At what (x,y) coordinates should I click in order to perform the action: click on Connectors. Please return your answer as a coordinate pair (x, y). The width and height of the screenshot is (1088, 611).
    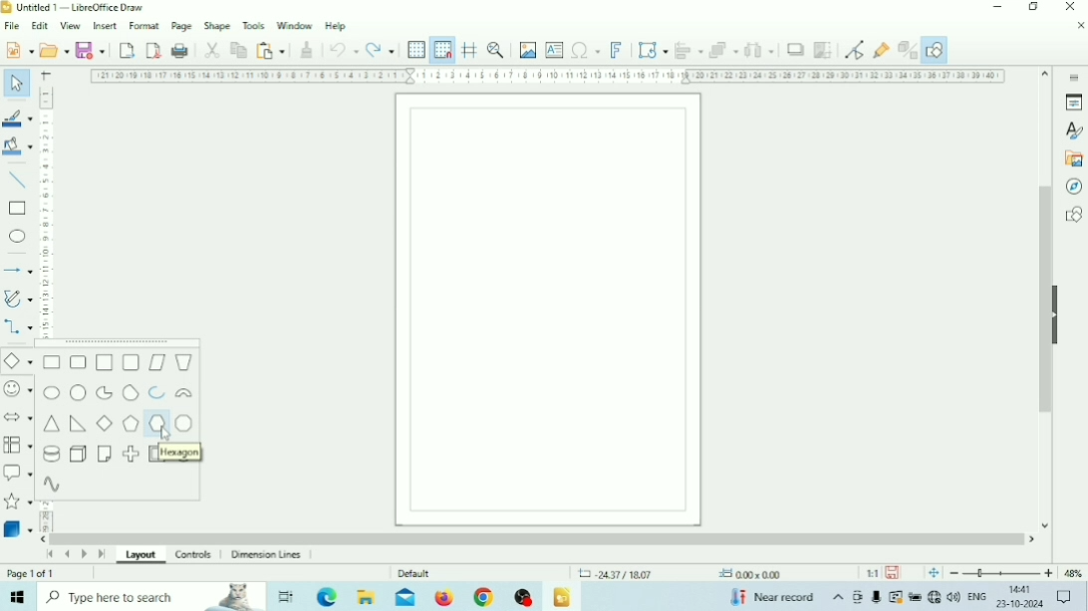
    Looking at the image, I should click on (18, 328).